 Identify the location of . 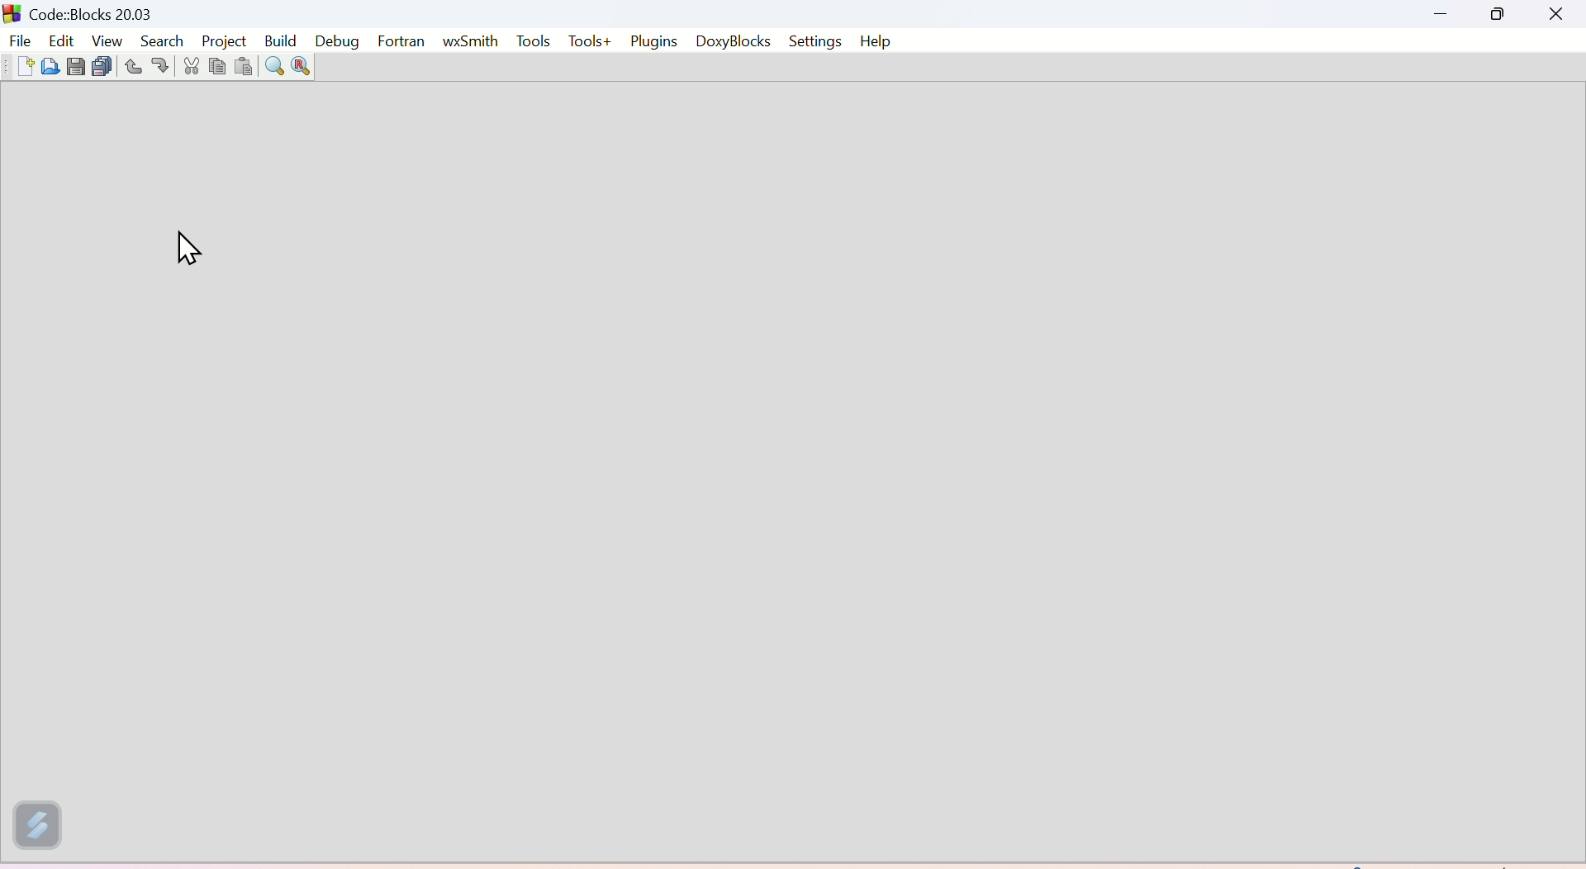
(104, 39).